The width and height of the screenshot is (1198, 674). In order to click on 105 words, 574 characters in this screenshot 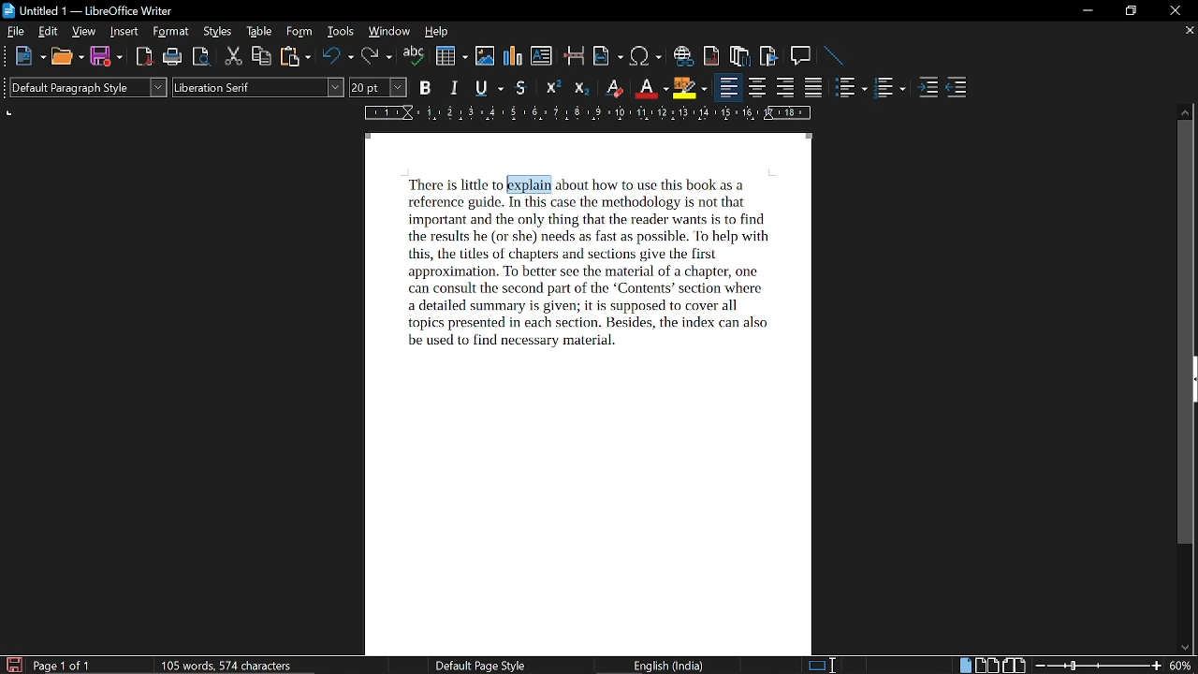, I will do `click(226, 667)`.